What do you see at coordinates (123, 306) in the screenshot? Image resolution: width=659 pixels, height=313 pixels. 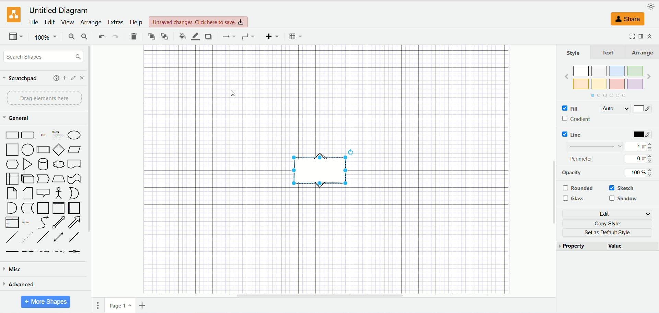 I see `page1` at bounding box center [123, 306].